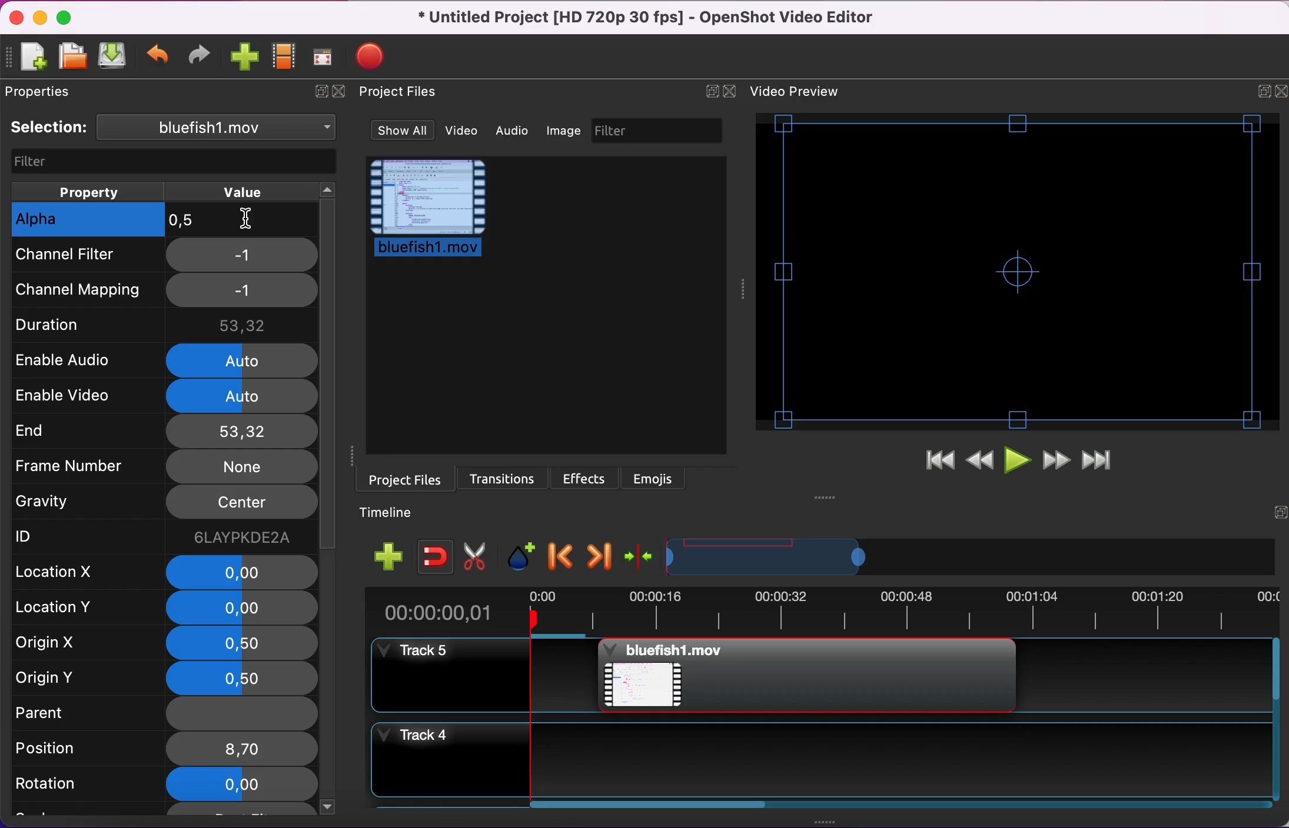 This screenshot has width=1289, height=828. I want to click on Bluefish project file, so click(806, 675).